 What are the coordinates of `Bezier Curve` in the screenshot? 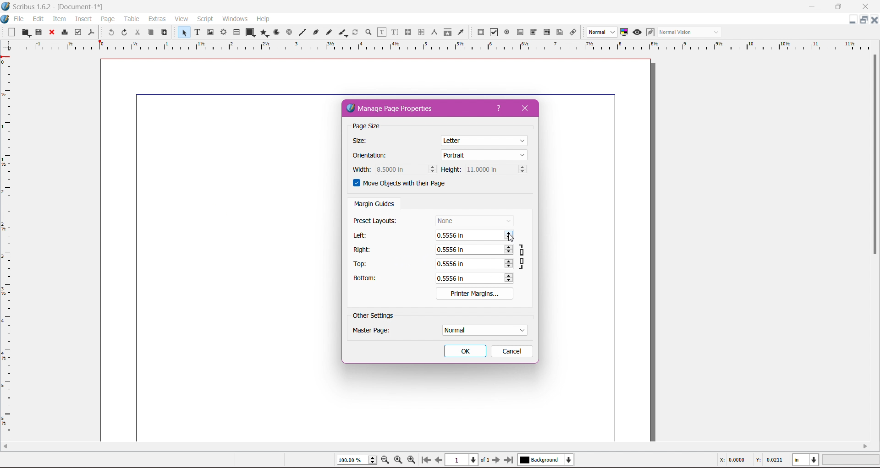 It's located at (317, 33).